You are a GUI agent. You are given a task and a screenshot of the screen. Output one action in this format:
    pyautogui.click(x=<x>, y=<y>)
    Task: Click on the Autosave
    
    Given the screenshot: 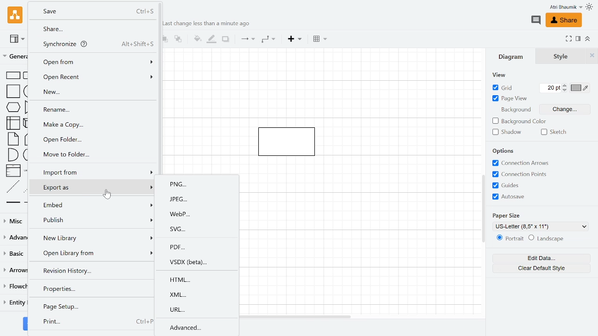 What is the action you would take?
    pyautogui.click(x=524, y=197)
    